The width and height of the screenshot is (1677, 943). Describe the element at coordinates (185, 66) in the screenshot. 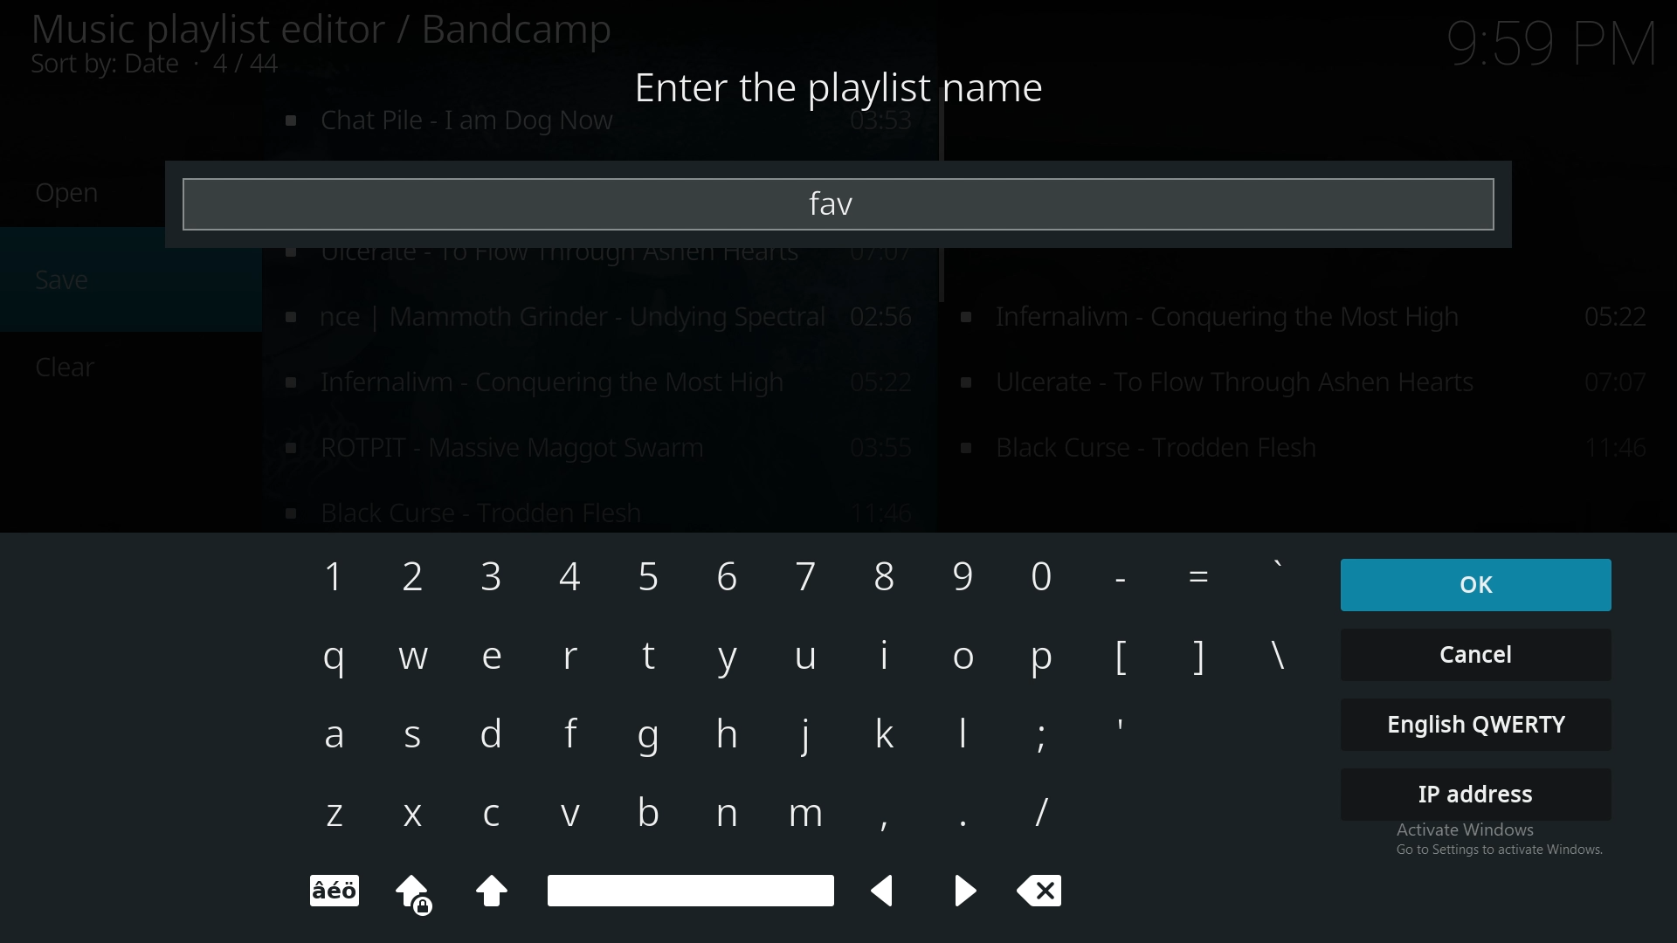

I see `Sort by: Date • 5/44` at that location.